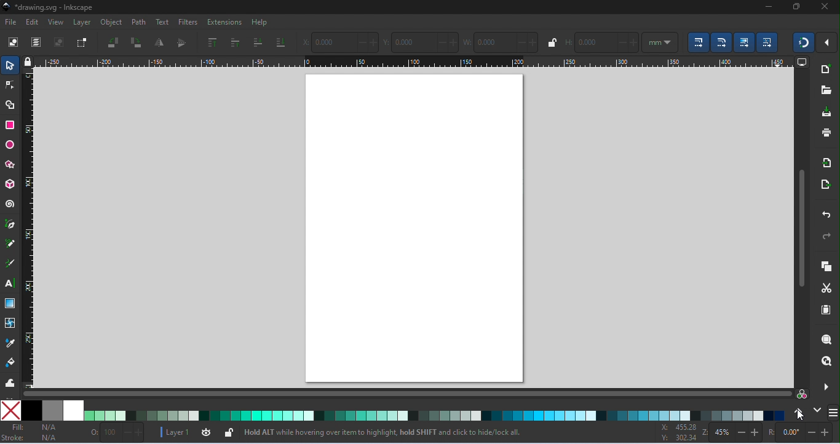  I want to click on file, so click(10, 22).